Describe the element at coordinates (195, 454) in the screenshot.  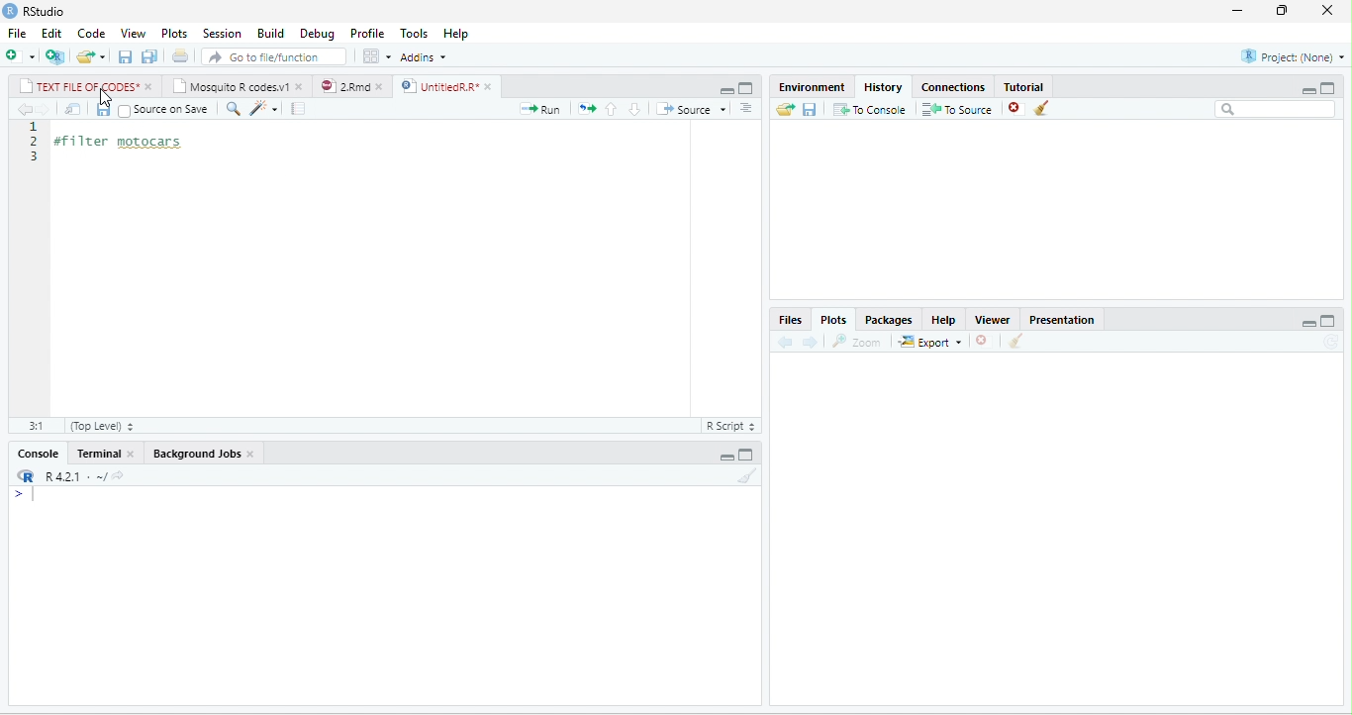
I see `Background Jobs` at that location.